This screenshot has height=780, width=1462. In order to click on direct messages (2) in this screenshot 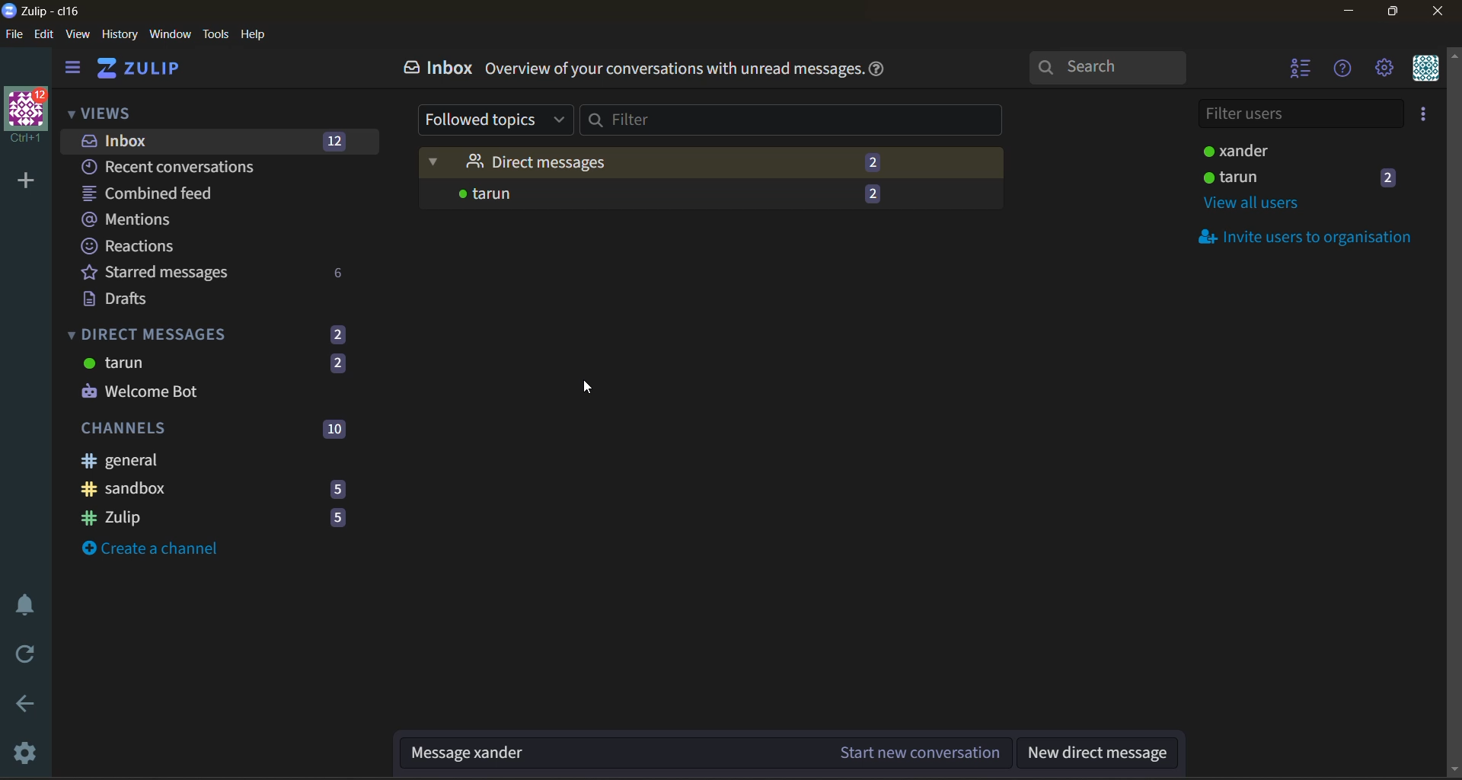, I will do `click(712, 163)`.